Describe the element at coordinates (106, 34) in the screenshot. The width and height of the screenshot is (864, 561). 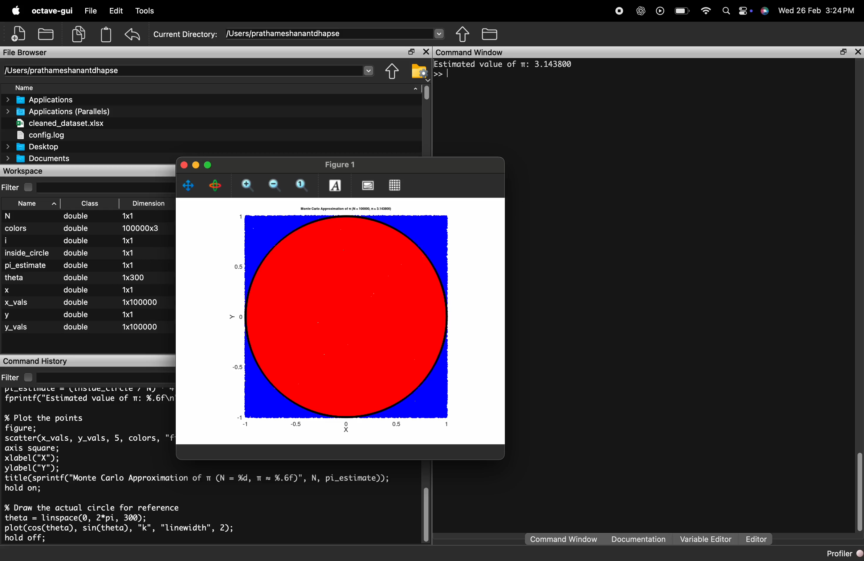
I see `Paste` at that location.